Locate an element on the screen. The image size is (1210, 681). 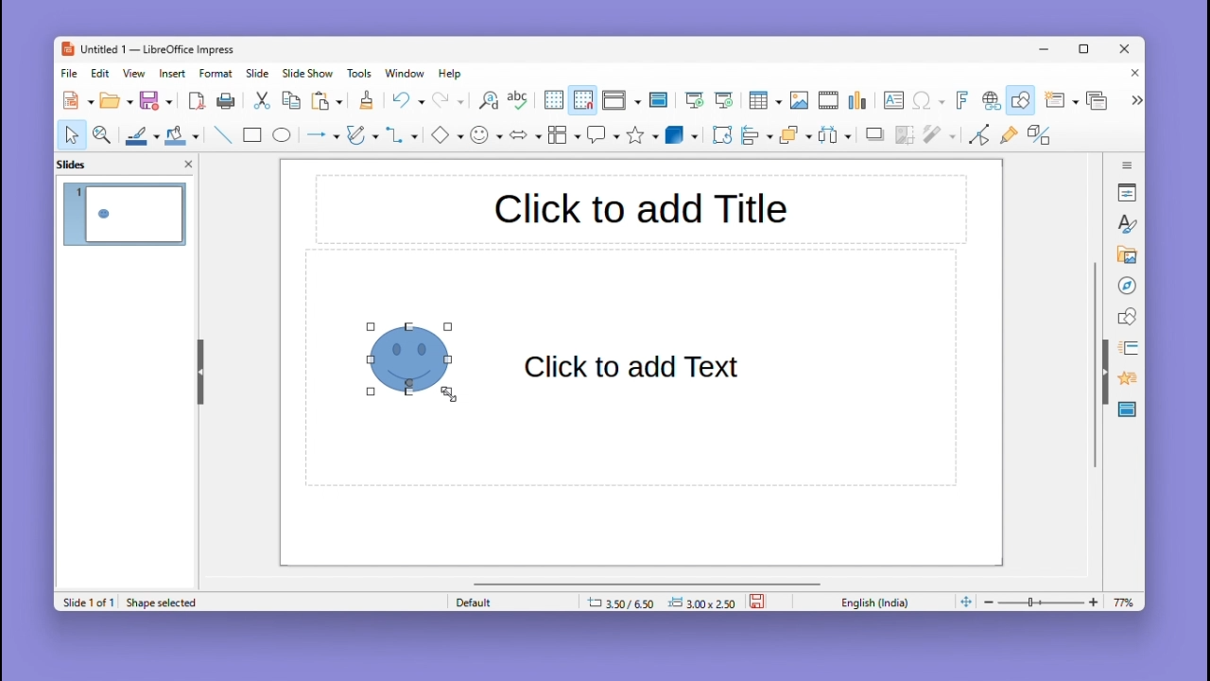
Masters slide is located at coordinates (1128, 410).